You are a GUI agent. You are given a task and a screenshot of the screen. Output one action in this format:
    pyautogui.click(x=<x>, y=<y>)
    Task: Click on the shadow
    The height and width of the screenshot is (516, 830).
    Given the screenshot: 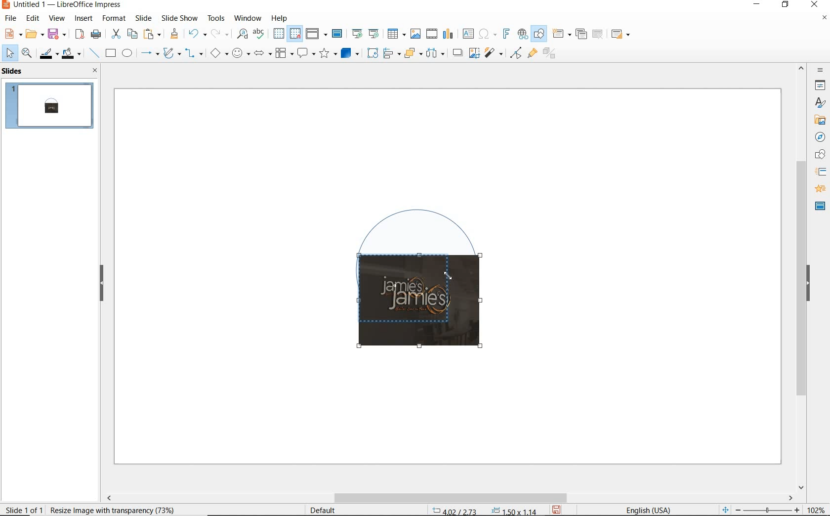 What is the action you would take?
    pyautogui.click(x=457, y=52)
    